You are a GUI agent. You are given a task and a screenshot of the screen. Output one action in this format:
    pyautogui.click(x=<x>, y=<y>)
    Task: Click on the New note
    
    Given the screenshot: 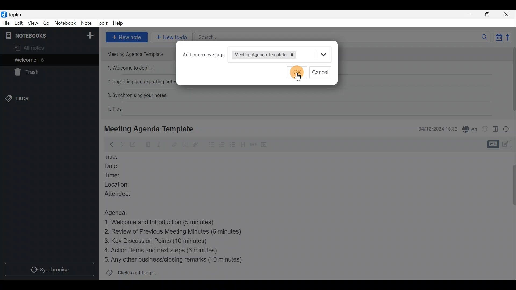 What is the action you would take?
    pyautogui.click(x=127, y=37)
    